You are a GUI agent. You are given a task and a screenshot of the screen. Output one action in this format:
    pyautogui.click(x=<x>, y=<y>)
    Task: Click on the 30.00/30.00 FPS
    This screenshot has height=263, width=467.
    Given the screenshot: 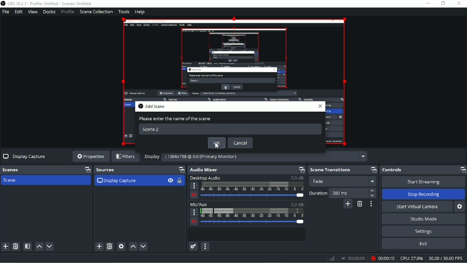 What is the action you would take?
    pyautogui.click(x=447, y=259)
    